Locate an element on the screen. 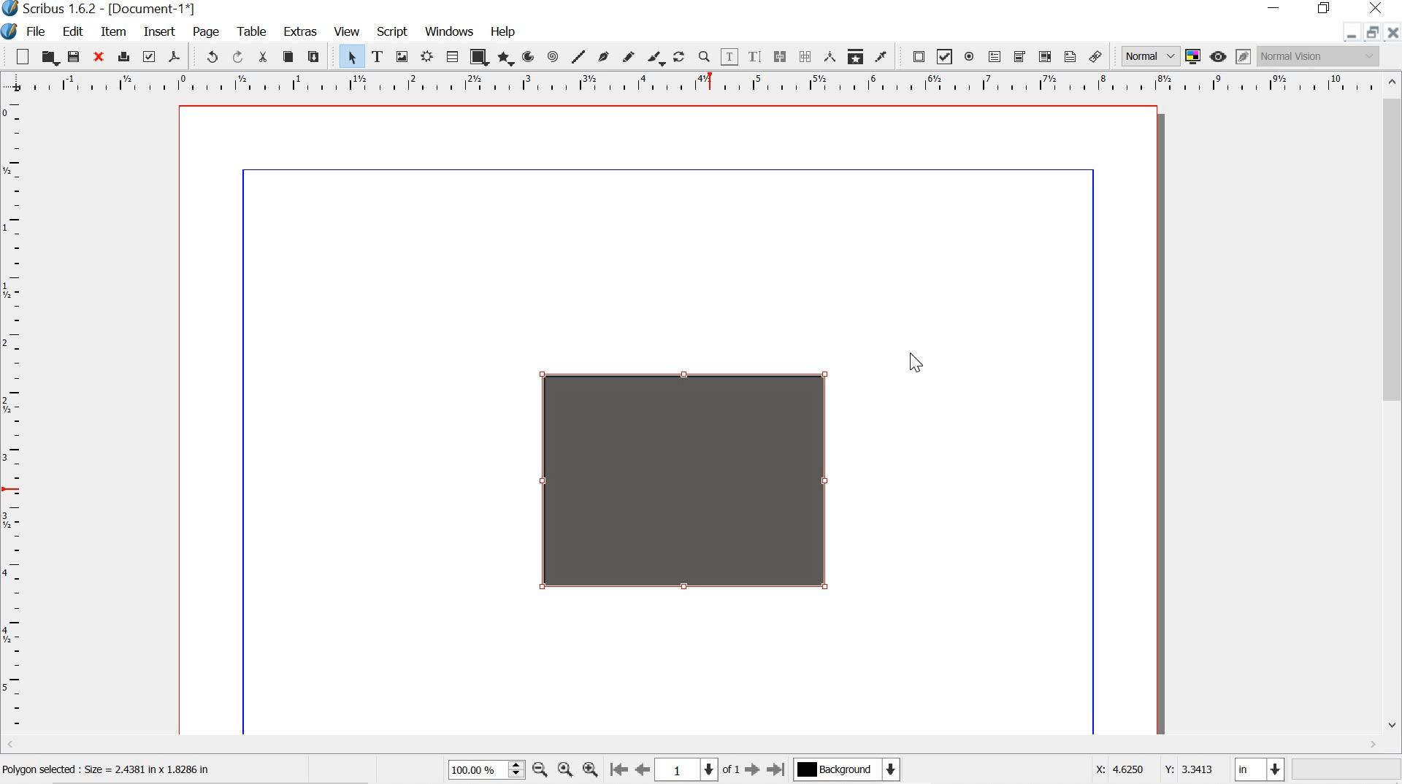 The image size is (1402, 784). zoom out is located at coordinates (540, 771).